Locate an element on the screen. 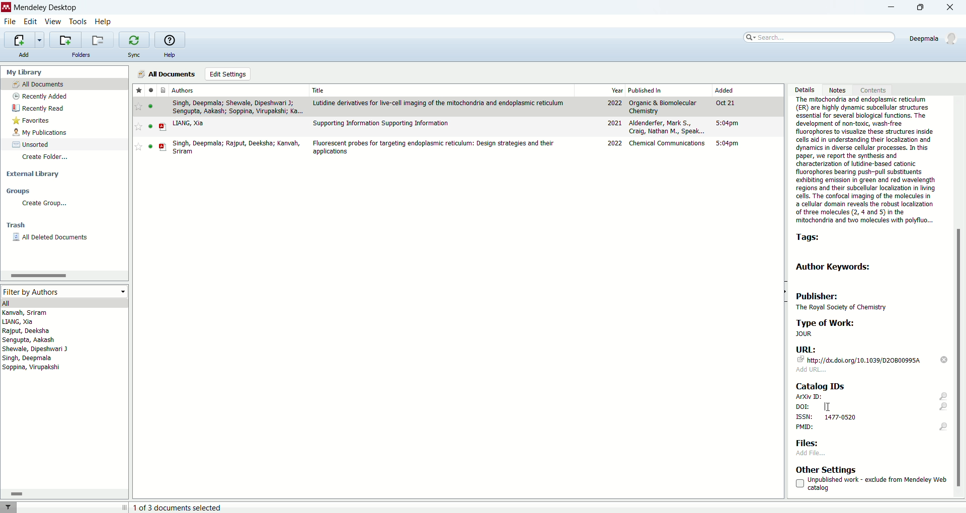 The width and height of the screenshot is (966, 513). document type is located at coordinates (164, 90).